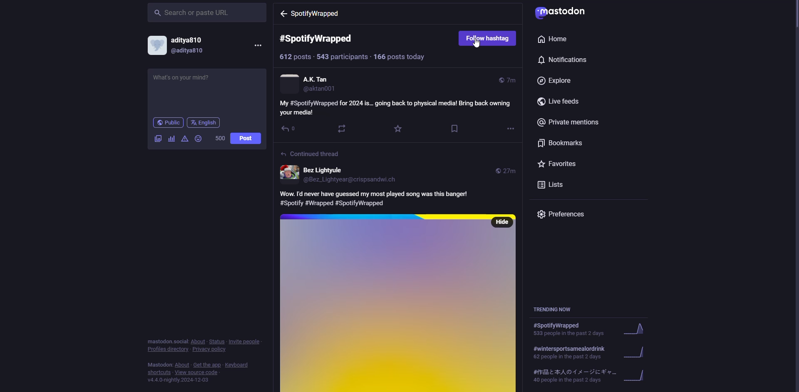  What do you see at coordinates (487, 39) in the screenshot?
I see `follow hashtag` at bounding box center [487, 39].